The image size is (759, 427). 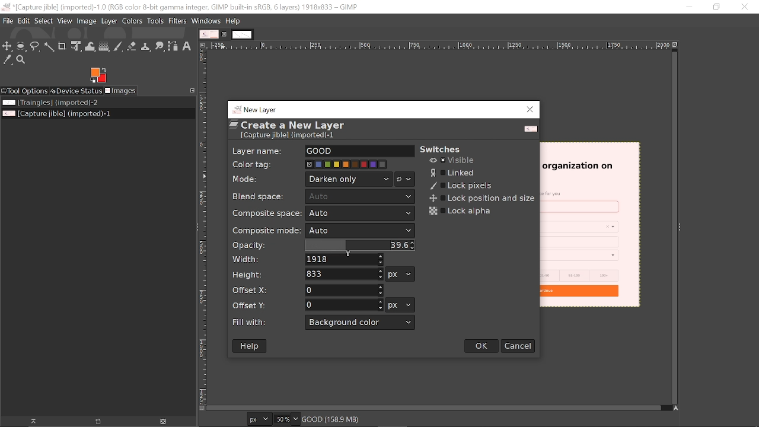 What do you see at coordinates (352, 254) in the screenshot?
I see `Cursor` at bounding box center [352, 254].